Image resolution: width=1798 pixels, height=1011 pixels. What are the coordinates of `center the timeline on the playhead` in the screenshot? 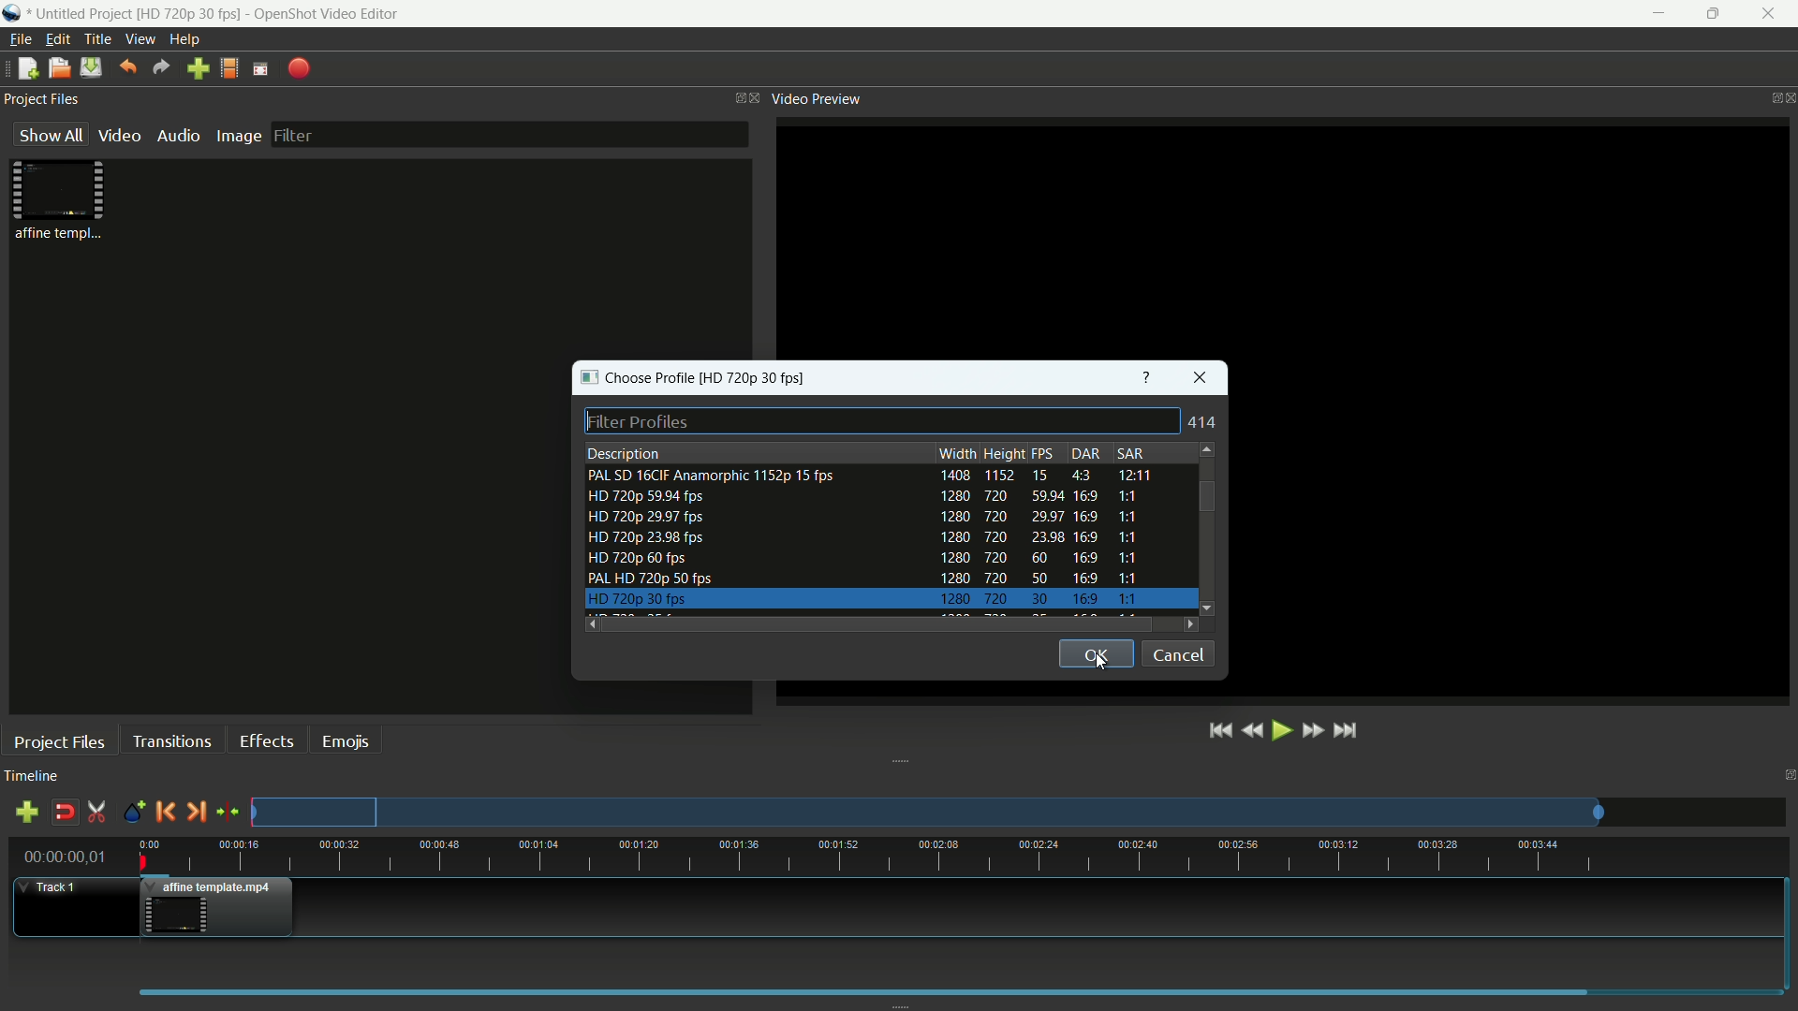 It's located at (227, 812).